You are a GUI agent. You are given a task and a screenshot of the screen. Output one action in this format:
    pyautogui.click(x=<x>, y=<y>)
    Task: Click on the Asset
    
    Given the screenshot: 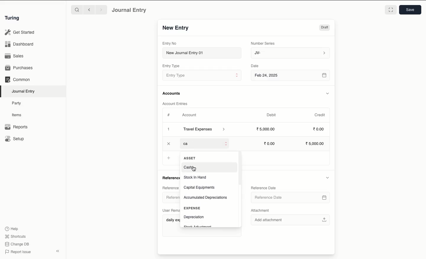 What is the action you would take?
    pyautogui.click(x=190, y=158)
    